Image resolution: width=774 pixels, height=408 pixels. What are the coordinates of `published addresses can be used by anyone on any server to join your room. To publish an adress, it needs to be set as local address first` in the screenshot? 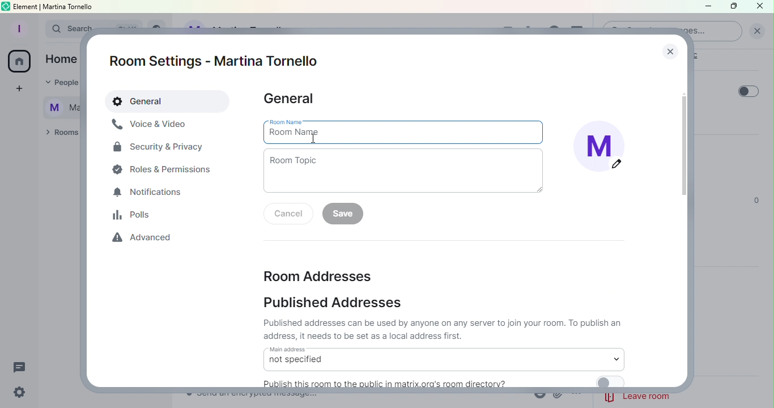 It's located at (444, 329).